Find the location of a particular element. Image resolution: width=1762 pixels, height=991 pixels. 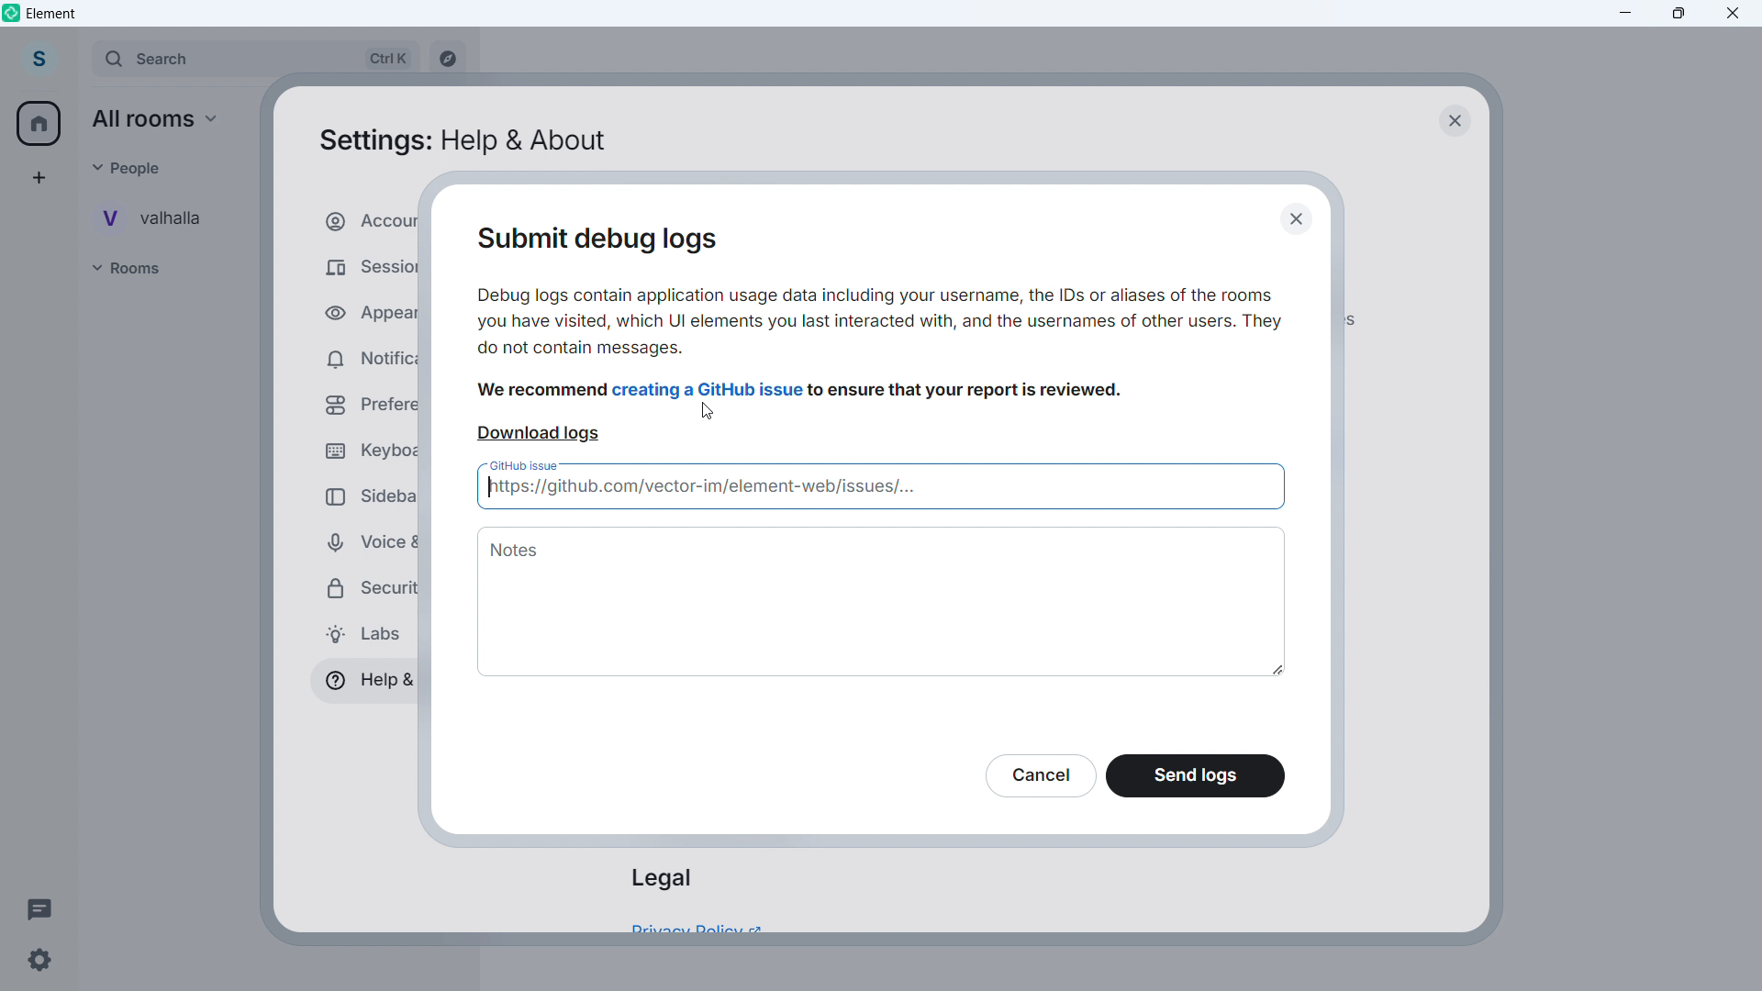

All Rooms is located at coordinates (162, 119).